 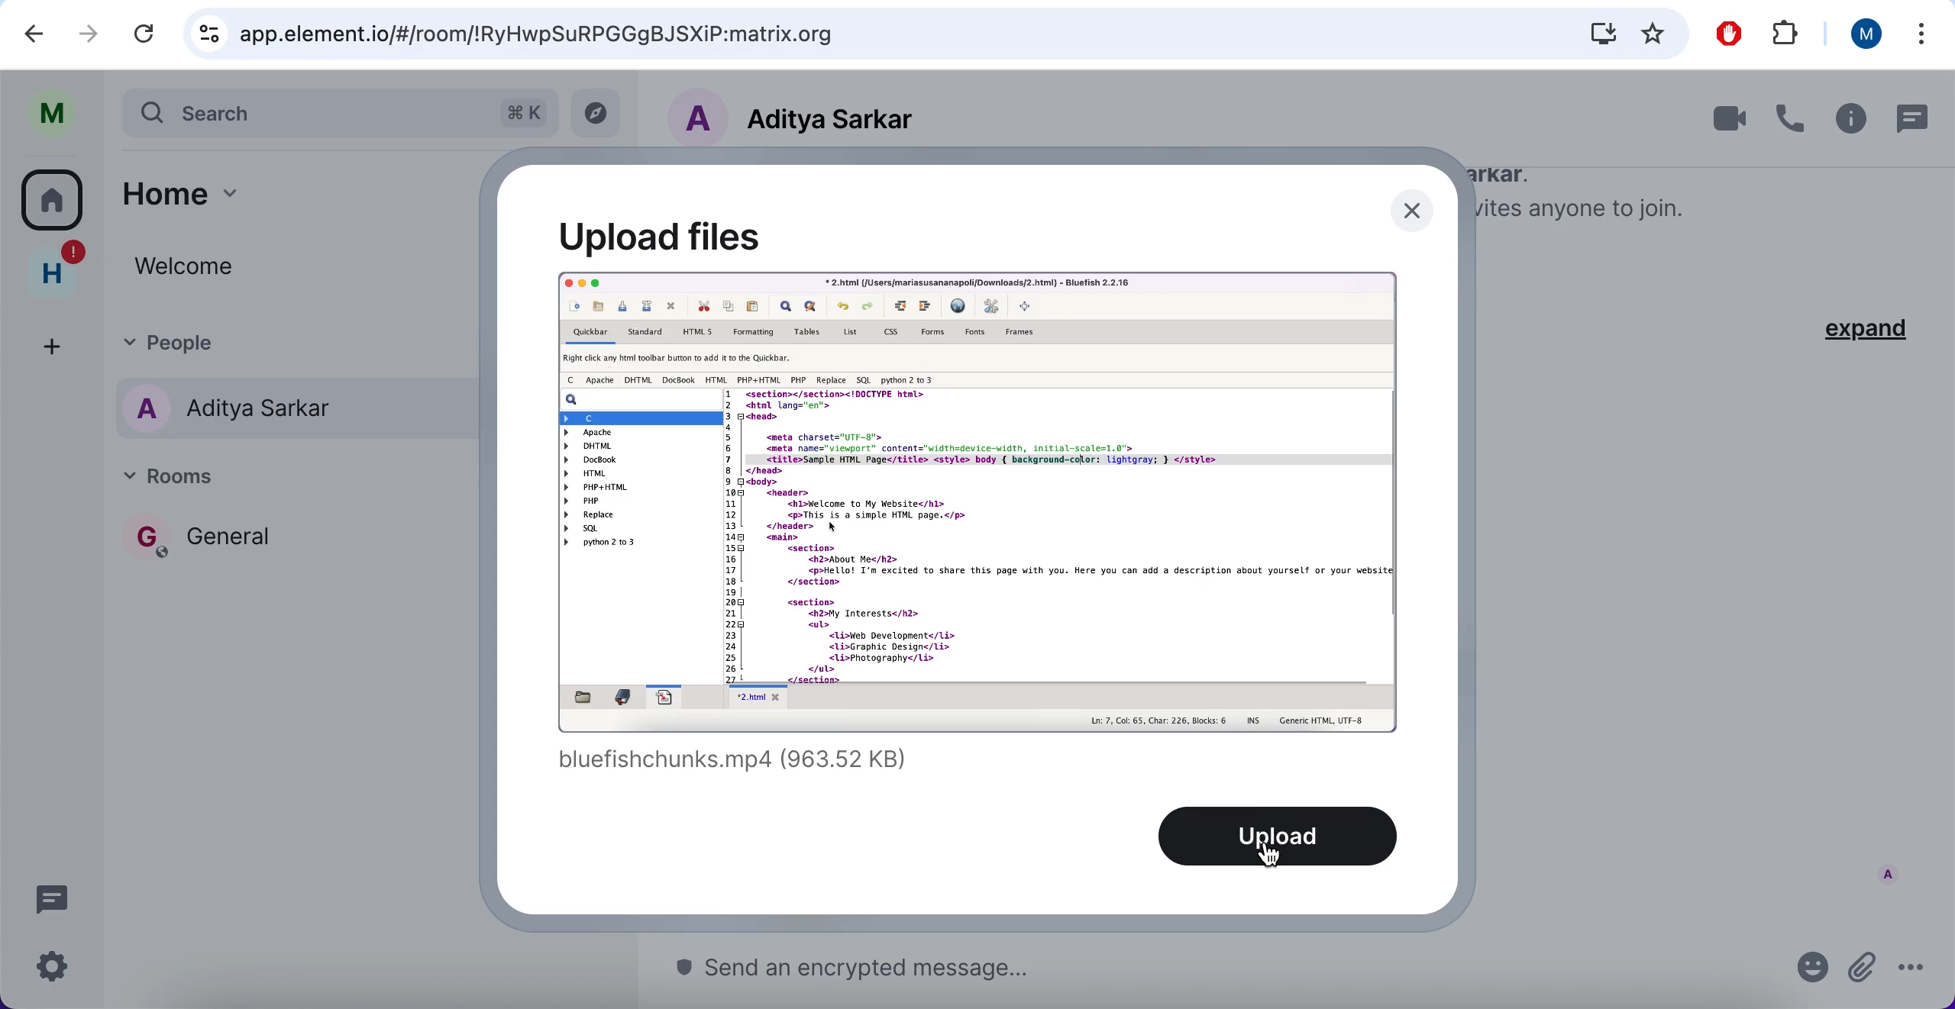 What do you see at coordinates (301, 409) in the screenshot?
I see `people` at bounding box center [301, 409].